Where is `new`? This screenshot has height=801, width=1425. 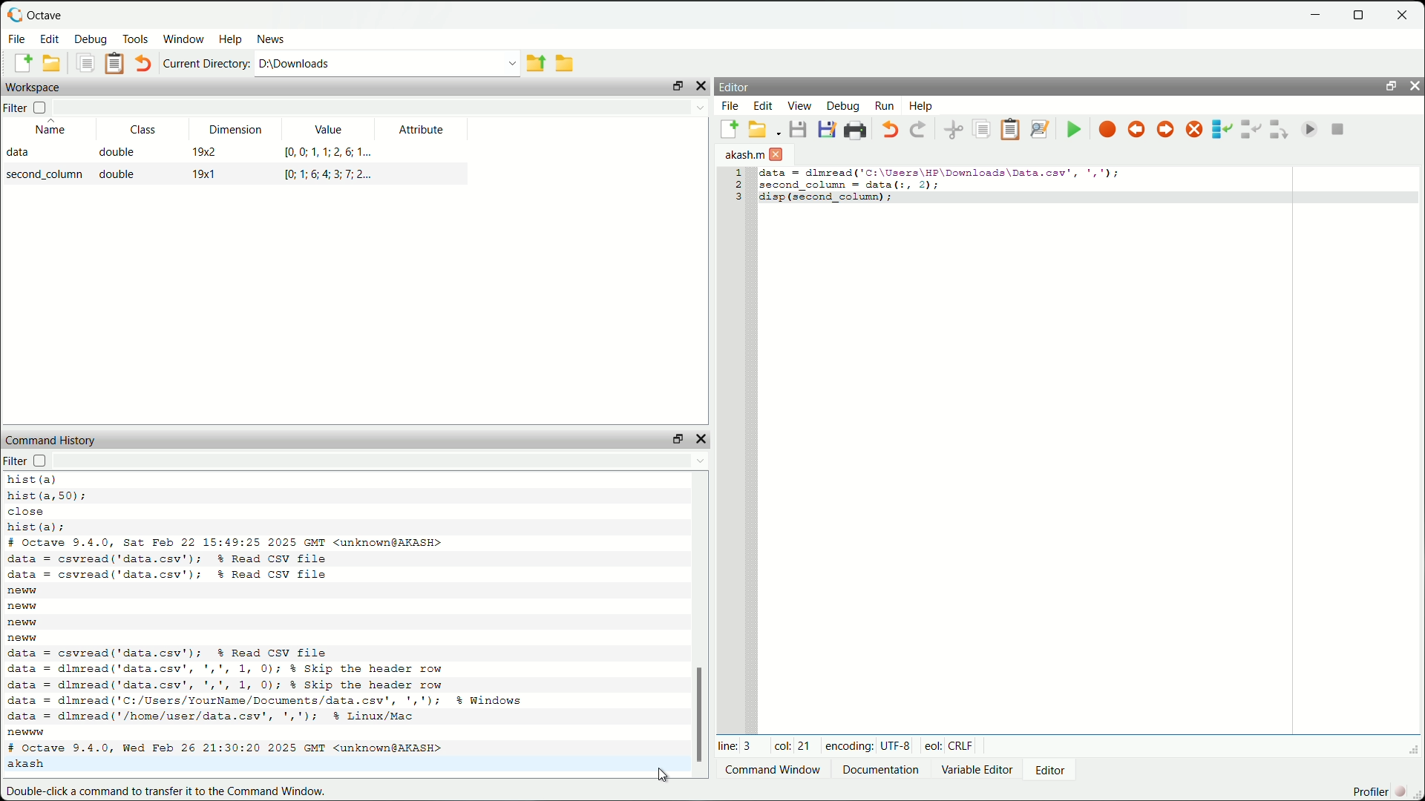
new is located at coordinates (34, 732).